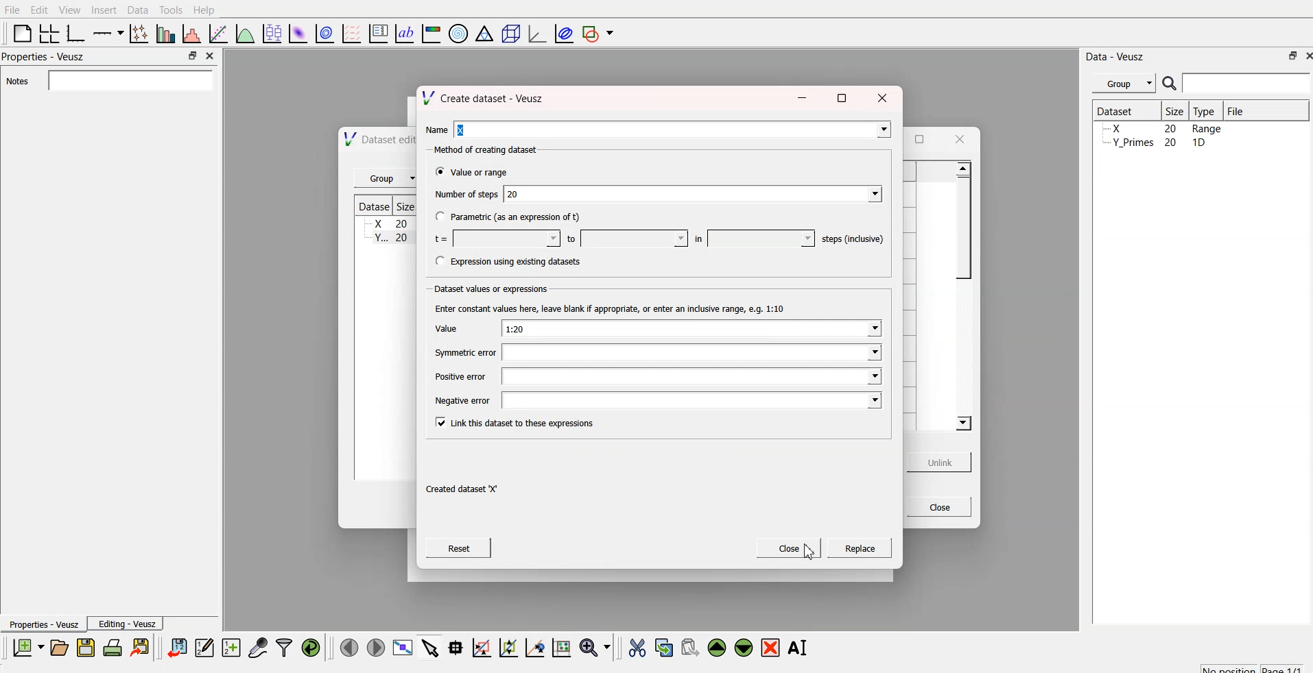 The height and width of the screenshot is (673, 1313). What do you see at coordinates (492, 148) in the screenshot?
I see `Method of creating dataset:` at bounding box center [492, 148].